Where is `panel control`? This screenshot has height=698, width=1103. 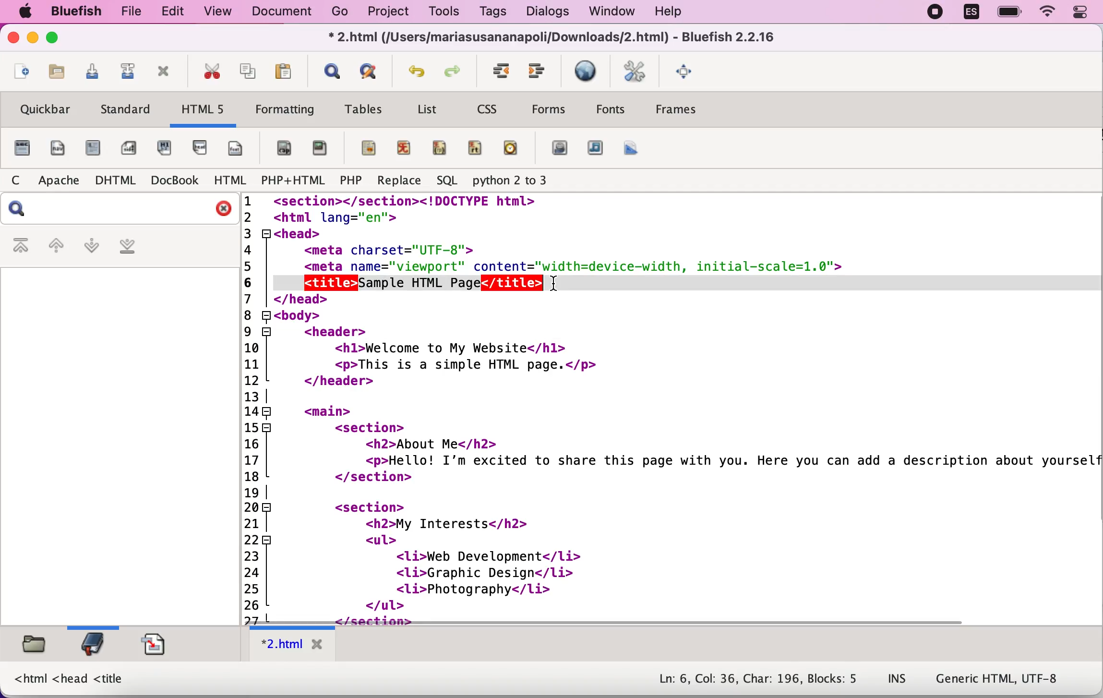 panel control is located at coordinates (1080, 13).